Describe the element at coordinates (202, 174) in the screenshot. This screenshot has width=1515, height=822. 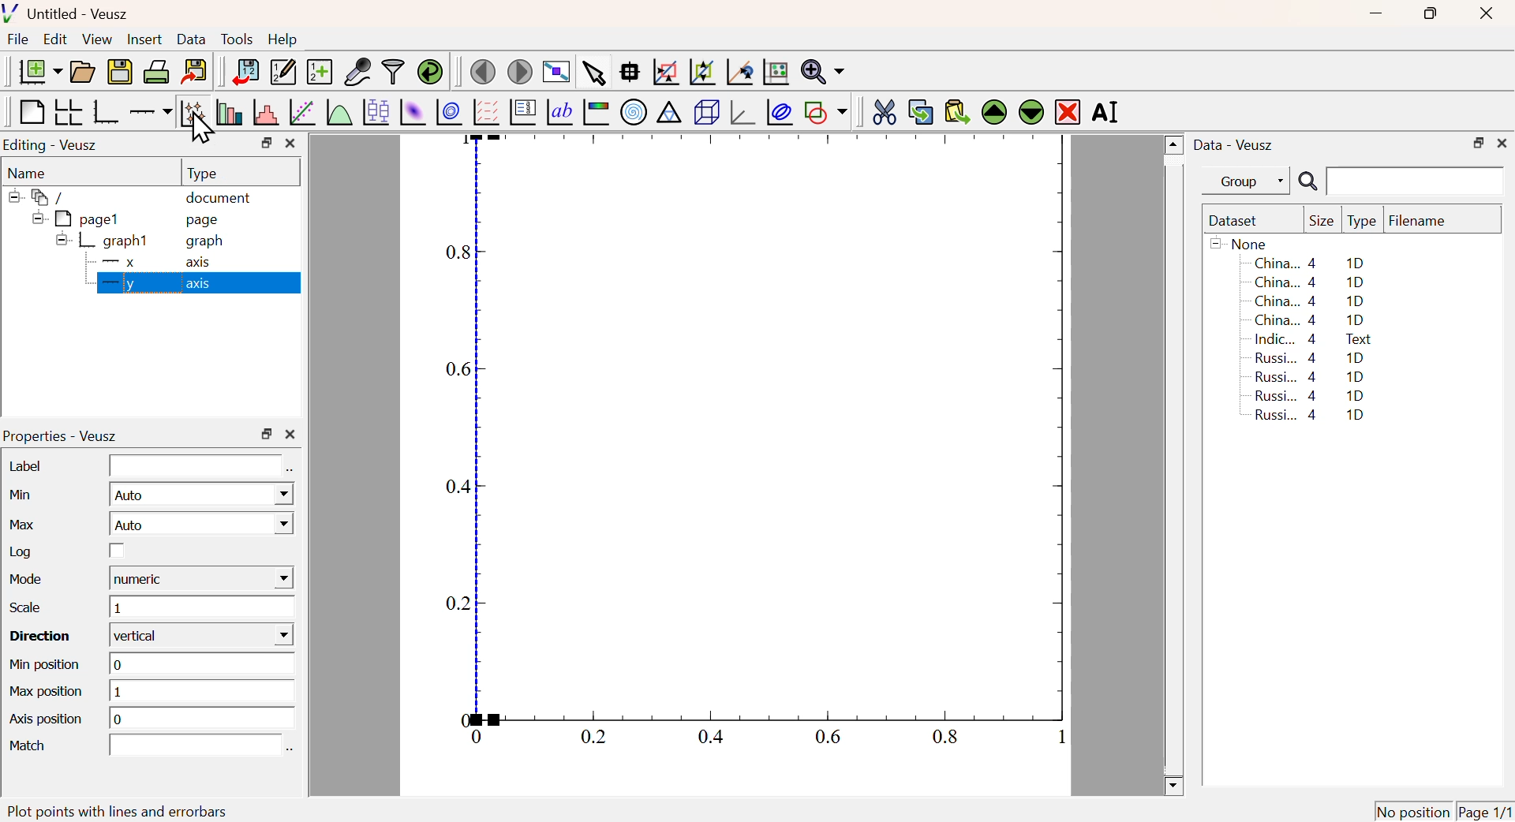
I see `Type` at that location.